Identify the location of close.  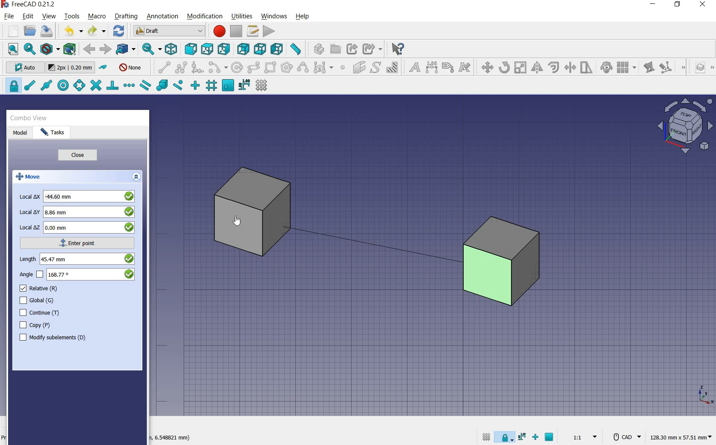
(78, 155).